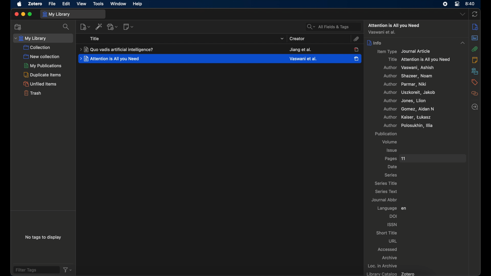  Describe the element at coordinates (36, 270) in the screenshot. I see `filter tags field` at that location.